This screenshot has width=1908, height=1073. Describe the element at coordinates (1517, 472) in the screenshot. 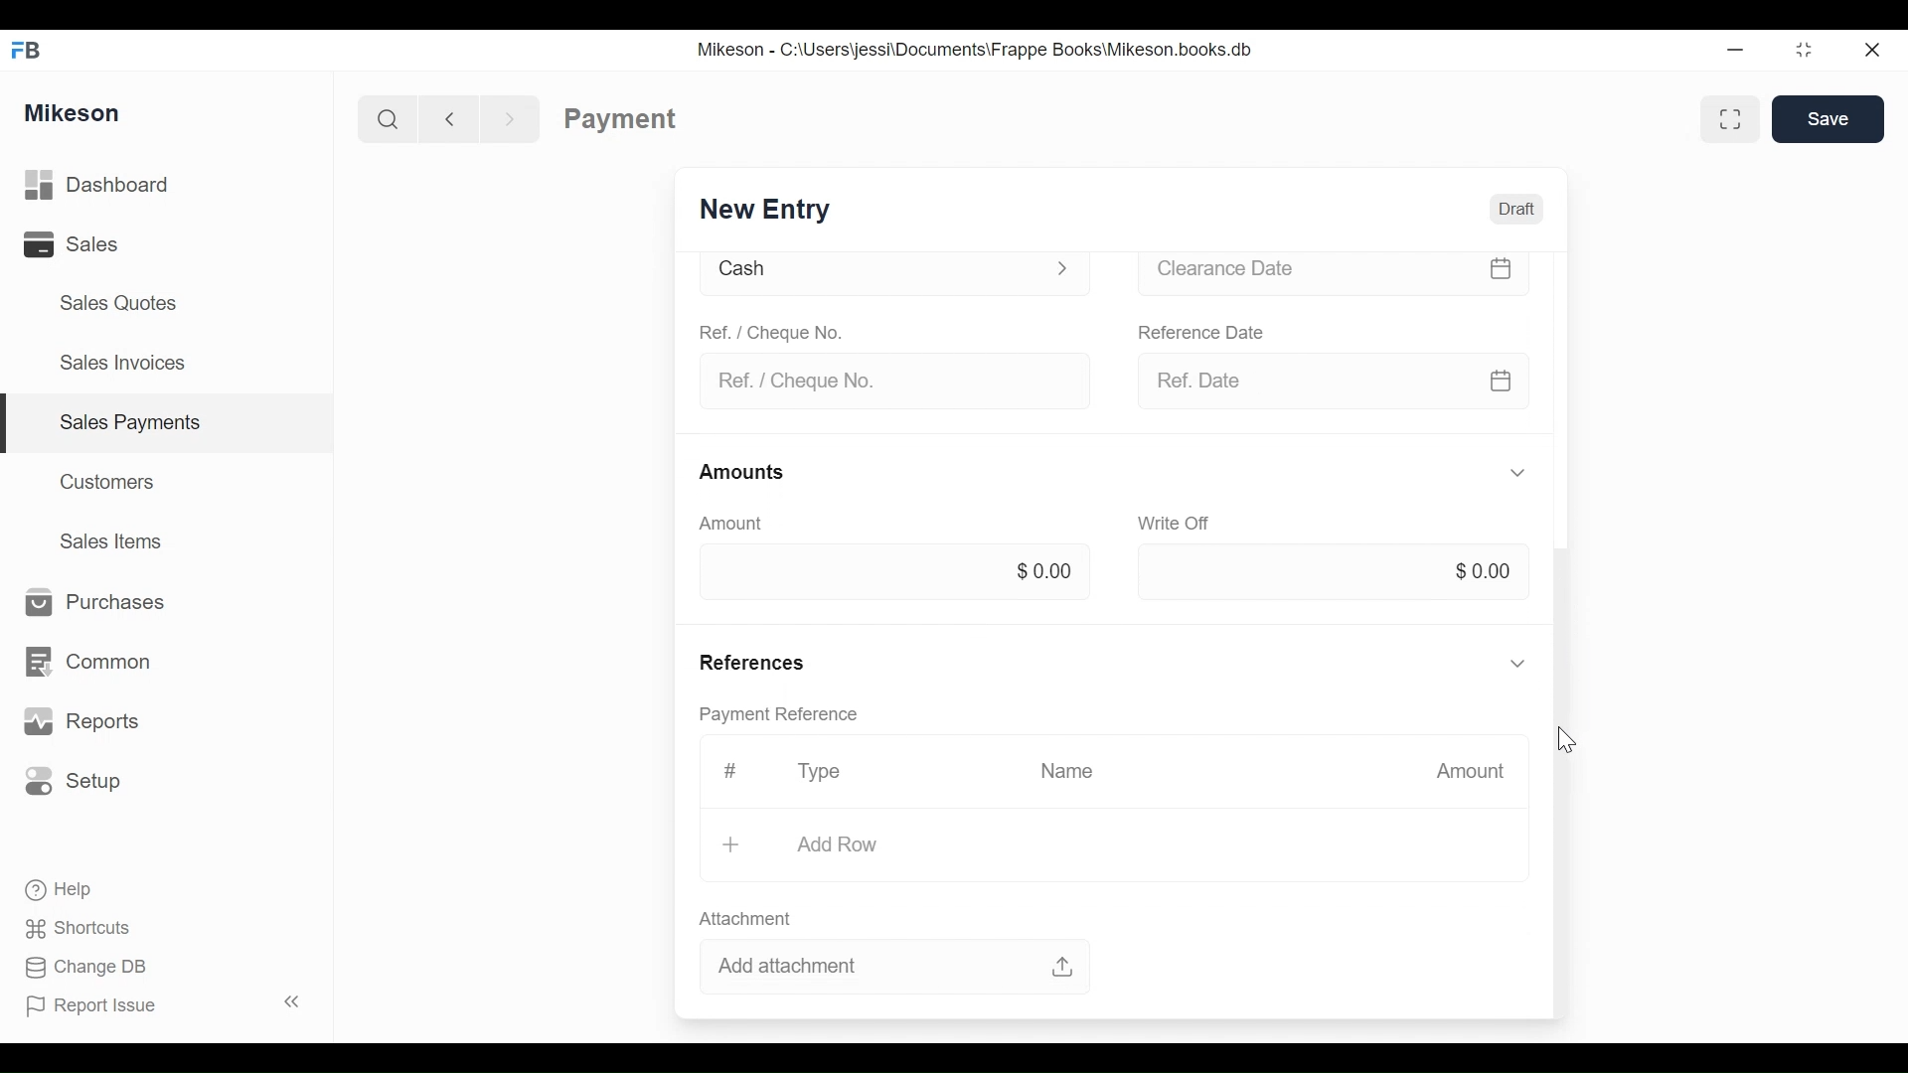

I see `Hide` at that location.